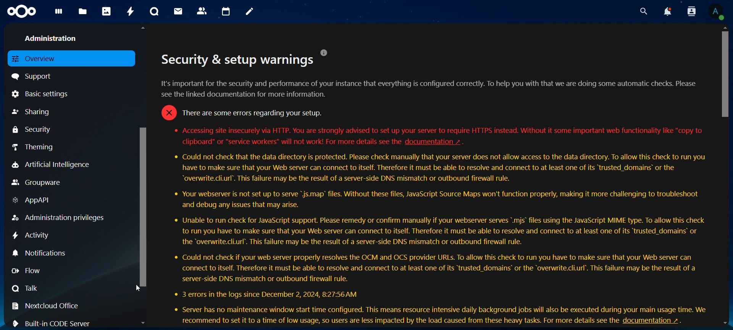 The height and width of the screenshot is (330, 733). Describe the element at coordinates (437, 176) in the screenshot. I see `. . [J]
Security & setup warnings
It's important for the security and performance of your instance that everything is configured correctly. To help you with that we are doing some automatic checks. Please
see the linked documentation for more information.
x] There are some errors regarding your setup.

* Accessing site insecurely via HTTP. You are strongly advised to set up your server to require HTTPS instead. Without it some important web functionality like “copy to
clipboard” or "service workers" will not work! For more details see the documentation ~ .

* Could not check that the data directory is protected. Please check manually that your server does not allow access to the data directory. To allow this check to run you
have to make sure that your Web server can connect to itself. Therefore it must be able to resolve and connect to at least one of its “trusted_domains™ or the
“overwrite.cli.url”. This failure may be the result of a server-side DNS mismatch or outbound firewall rule.

* Your webserver is not set up to serve "js.map’ files. Without these files, JavaScript Source Maps won't function properly, making it more challenging to troubleshoot
and debug any issues that may arise.

* Unable to run check for JavaScript support. Please remedy or confirm manually if your webserver serves "mjs’ files using the JavaScript MIME type. To allow this check
to run you have to make sure that your Web server can connect to itself. Therefore it must be able to resolve and connect to at least one of its “trusted_domains’ or

] the “overwrite.cli.url’. This failure may be the result of a server-side DNS mismatch or outbound firewall rule.

* Could not check if your web server properly resolves the OCM and OCS provider URLs. To allow this check to run you have to make sure that your Web server can
connect to itself. Therefore it must be able to resolve and connect to at least one of its “trusted_domains’ or the “overwrite.cli.url’. This failure may be the result of a
server-side DNS mismatch or outbound firewall rule.

* 3 errors in the logs since December 2, 2024, 8:27:56 AM

* Server has no maintenance window start time configured. This means resource intensive daily background jobs will also be executed during your main usage time. We

~ recommend to set it to a time of low usage, so users are less impacted by the load caused from these heavy tasks. For more details see the documentation ~ .` at that location.